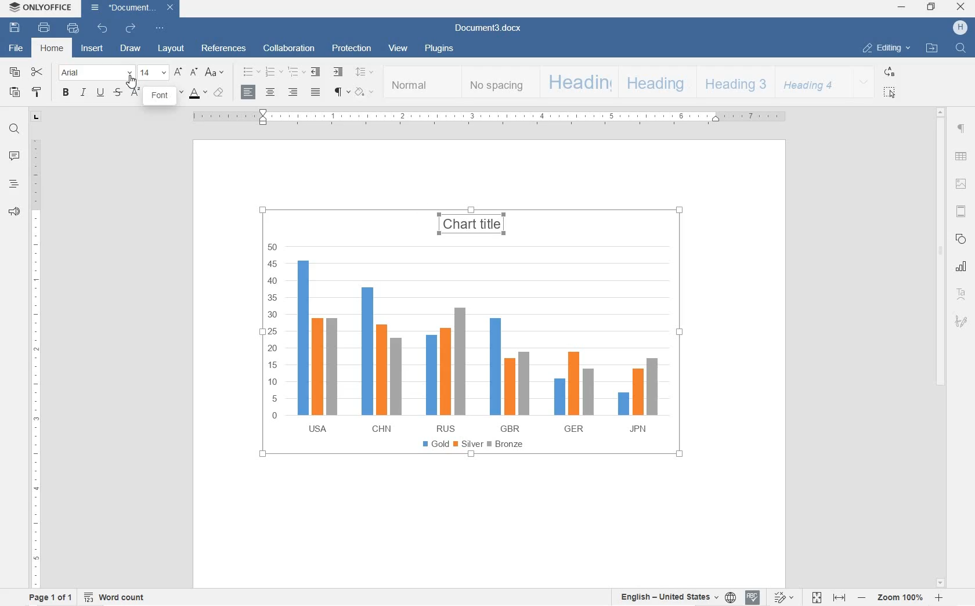 The height and width of the screenshot is (606, 975). Describe the element at coordinates (117, 598) in the screenshot. I see `WORD COUNT` at that location.